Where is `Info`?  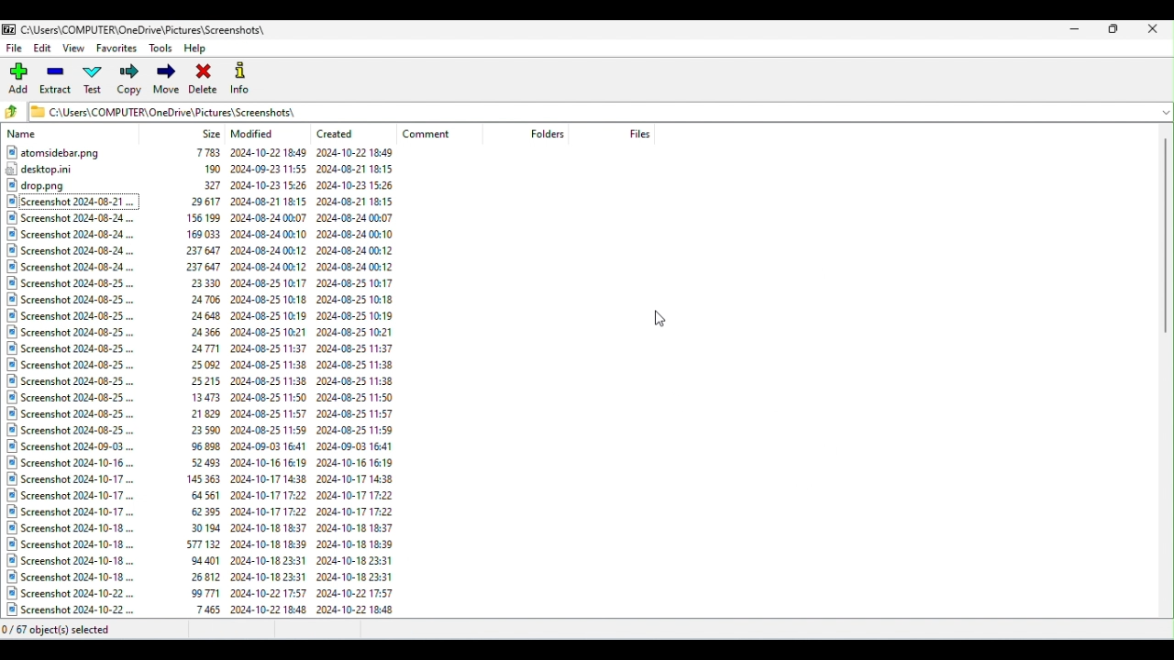 Info is located at coordinates (242, 77).